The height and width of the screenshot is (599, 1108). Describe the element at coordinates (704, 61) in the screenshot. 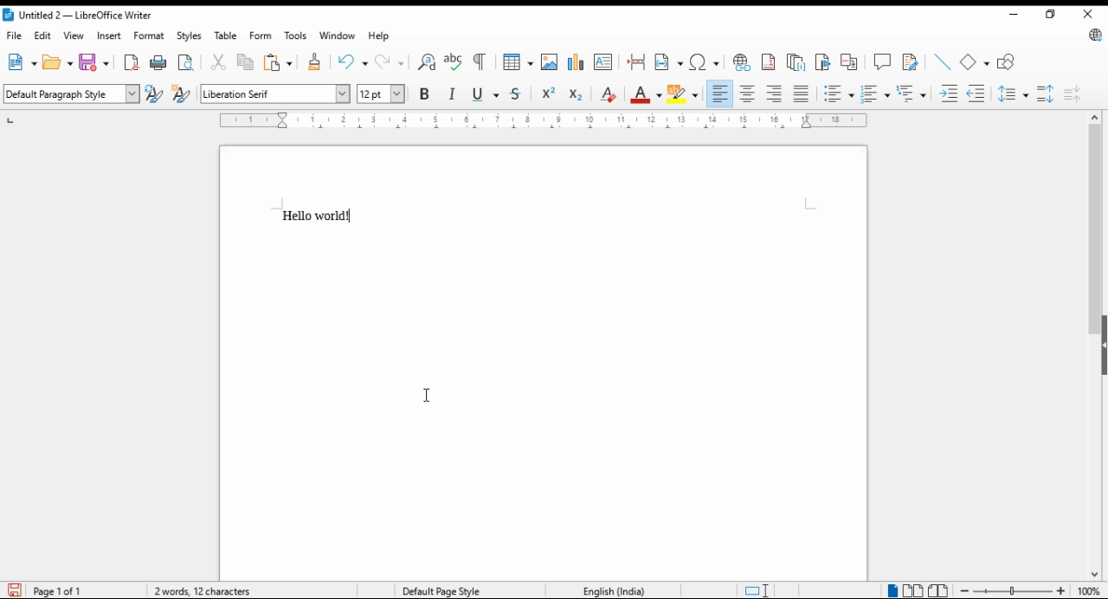

I see `insert special character` at that location.